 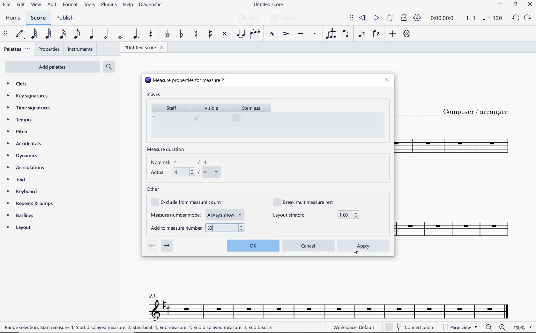 I want to click on measure duration, so click(x=168, y=150).